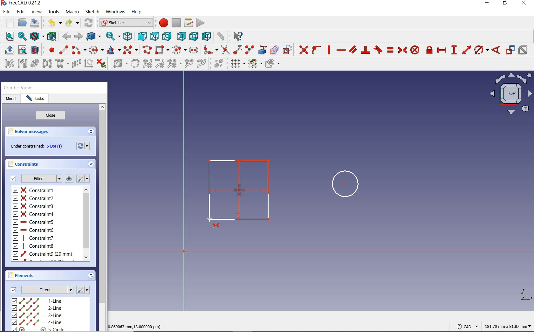 The height and width of the screenshot is (332, 534). What do you see at coordinates (36, 36) in the screenshot?
I see `draw style` at bounding box center [36, 36].